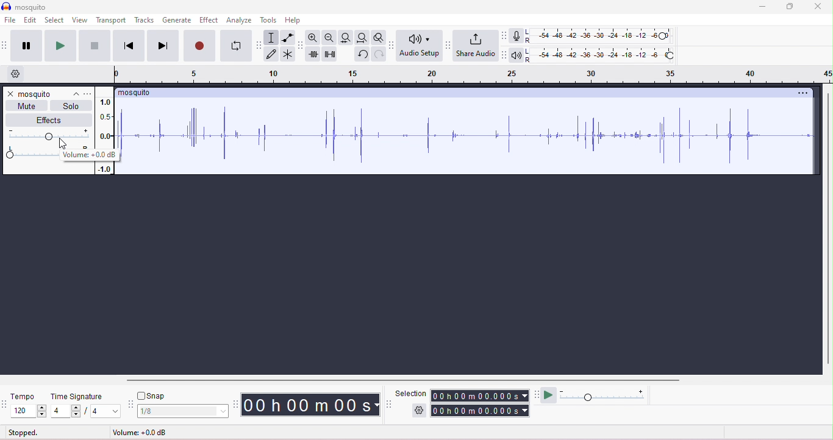 Image resolution: width=833 pixels, height=440 pixels. What do you see at coordinates (294, 21) in the screenshot?
I see `help` at bounding box center [294, 21].